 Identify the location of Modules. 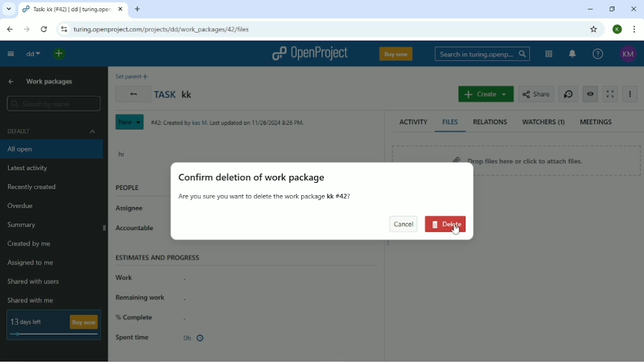
(549, 54).